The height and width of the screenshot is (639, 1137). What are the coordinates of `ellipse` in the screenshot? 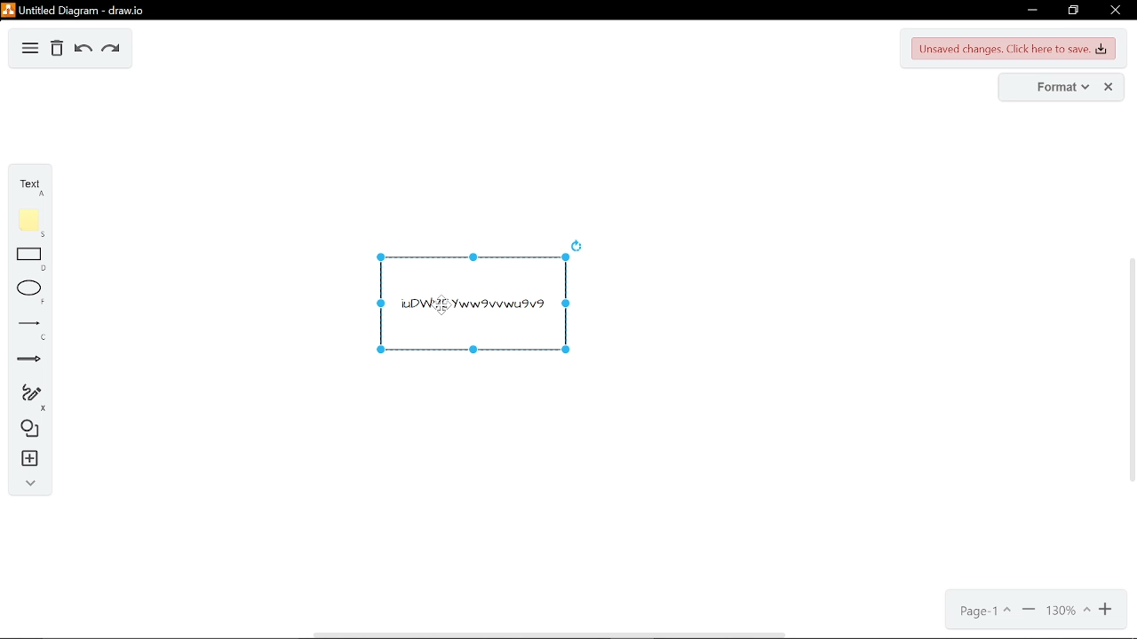 It's located at (26, 290).